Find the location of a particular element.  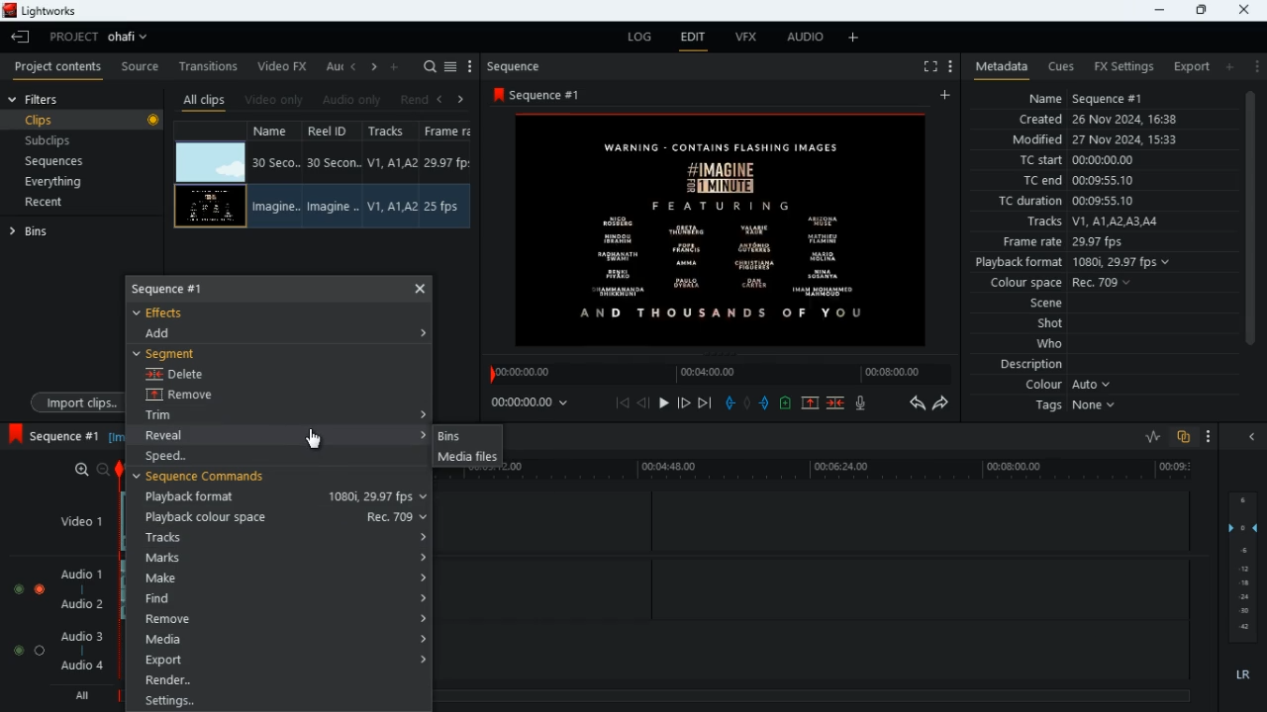

toggle is located at coordinates (18, 590).